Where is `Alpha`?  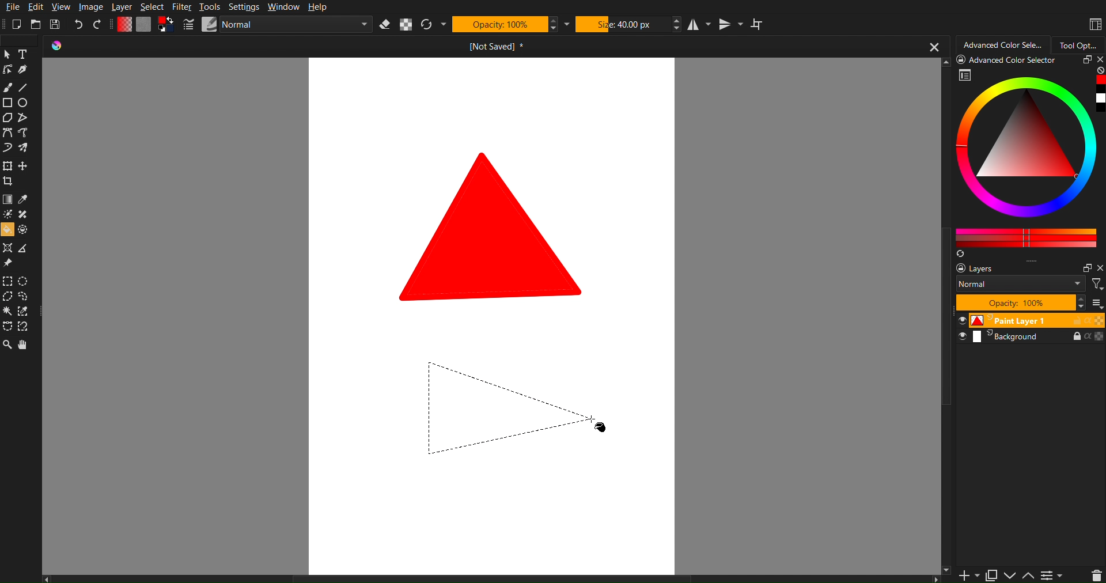 Alpha is located at coordinates (404, 25).